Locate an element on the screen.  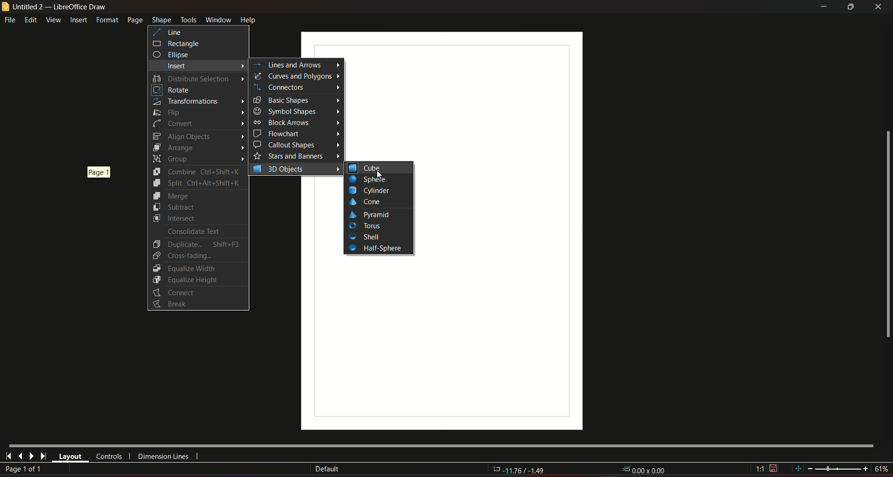
save is located at coordinates (766, 469).